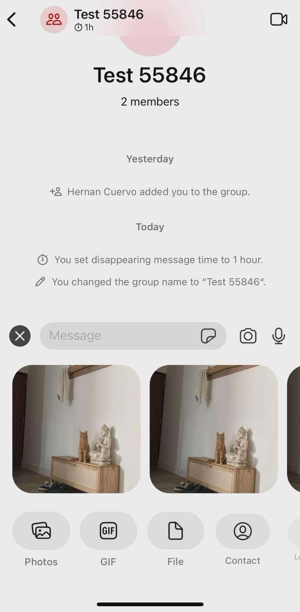  I want to click on / You changed the group name to “Test 55846"., so click(151, 286).